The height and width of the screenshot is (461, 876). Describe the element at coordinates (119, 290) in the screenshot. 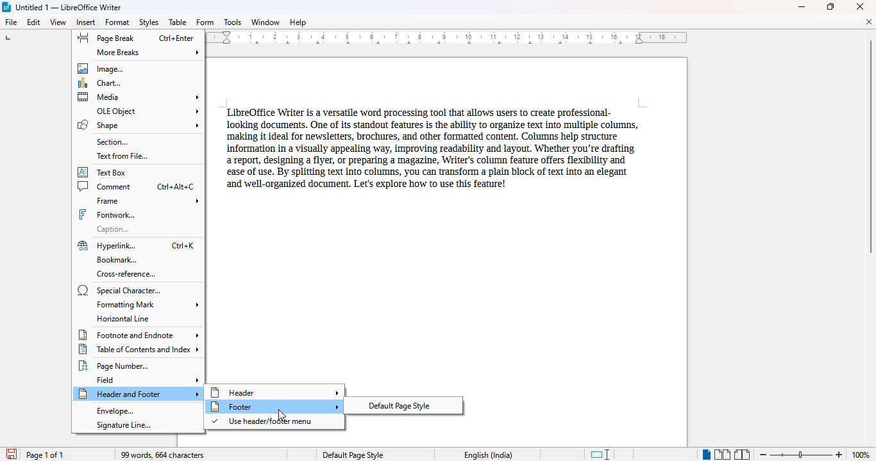

I see `special character` at that location.